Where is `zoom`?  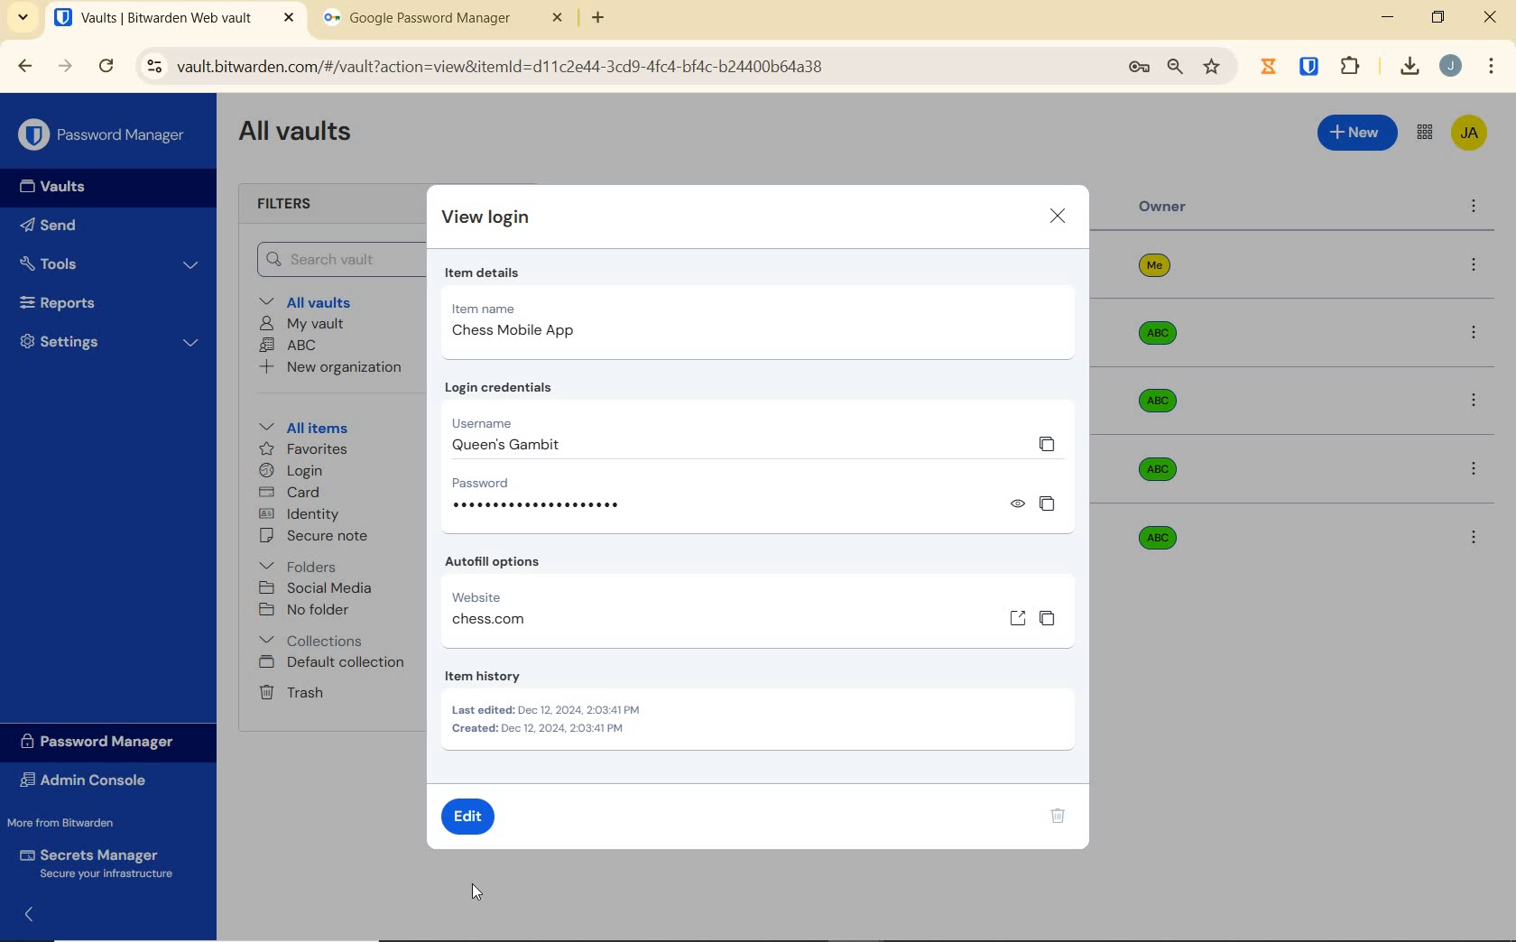 zoom is located at coordinates (1174, 67).